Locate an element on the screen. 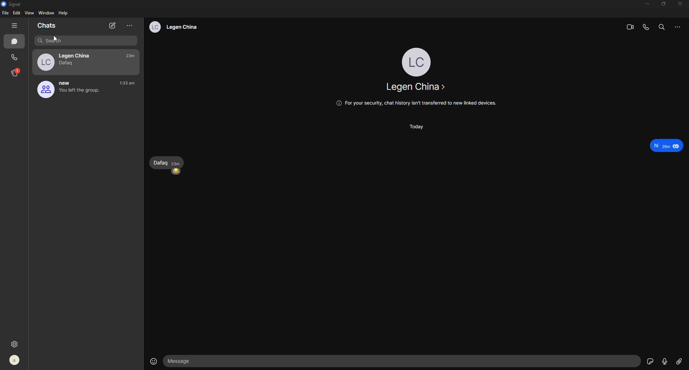 This screenshot has width=689, height=370. maximize is located at coordinates (665, 5).